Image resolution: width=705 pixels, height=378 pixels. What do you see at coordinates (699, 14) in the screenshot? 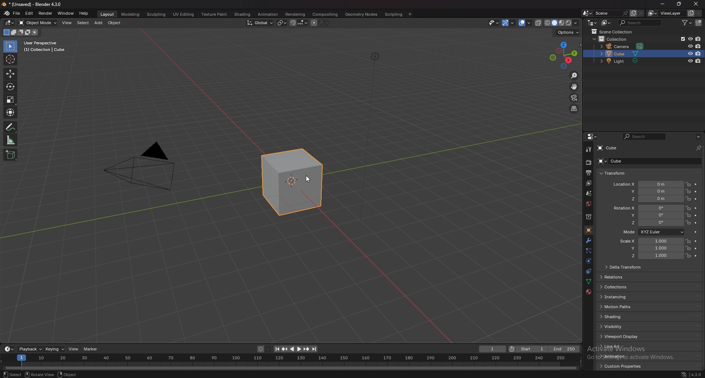
I see `remove view layer` at bounding box center [699, 14].